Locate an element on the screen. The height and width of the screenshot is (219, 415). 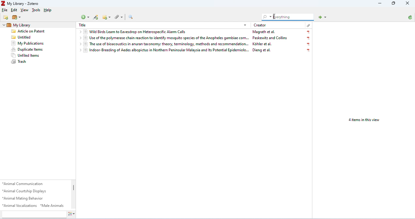
[4 Untitled is located at coordinates (32, 37).